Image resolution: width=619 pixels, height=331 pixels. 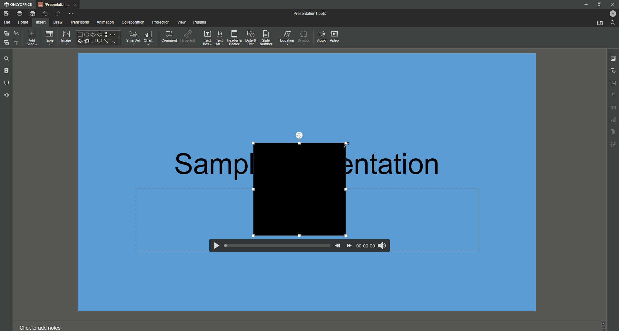 I want to click on presentation..., so click(x=60, y=4).